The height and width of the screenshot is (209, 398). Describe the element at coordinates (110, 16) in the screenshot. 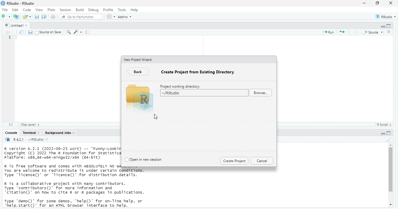

I see `workspace panes` at that location.